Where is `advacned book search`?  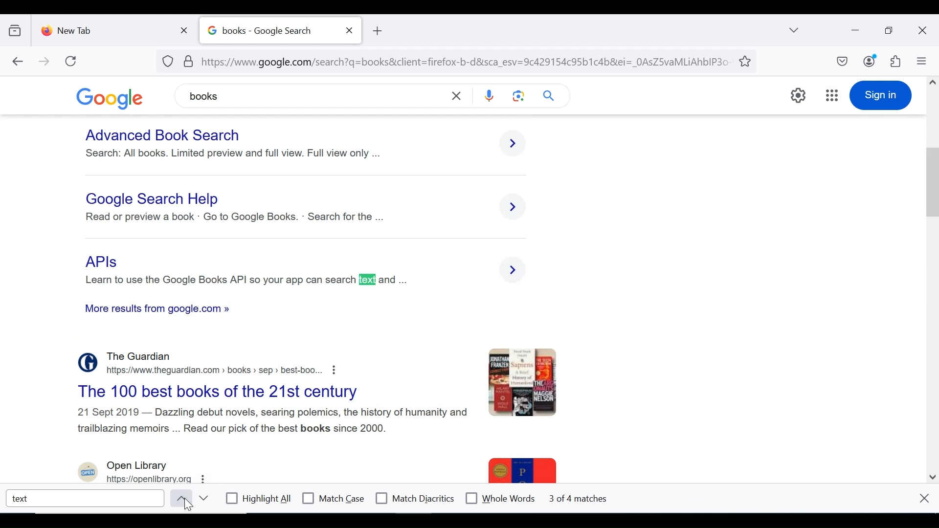
advacned book search is located at coordinates (163, 135).